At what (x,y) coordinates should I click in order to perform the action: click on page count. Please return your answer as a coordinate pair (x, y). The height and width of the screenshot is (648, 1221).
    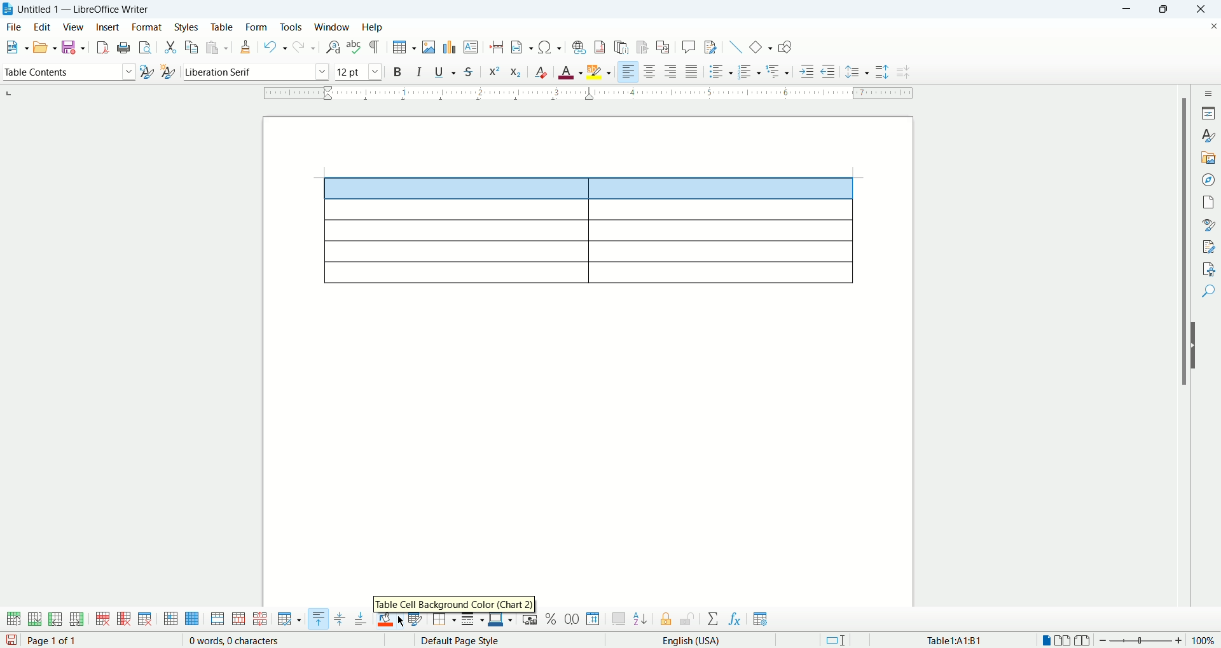
    Looking at the image, I should click on (55, 641).